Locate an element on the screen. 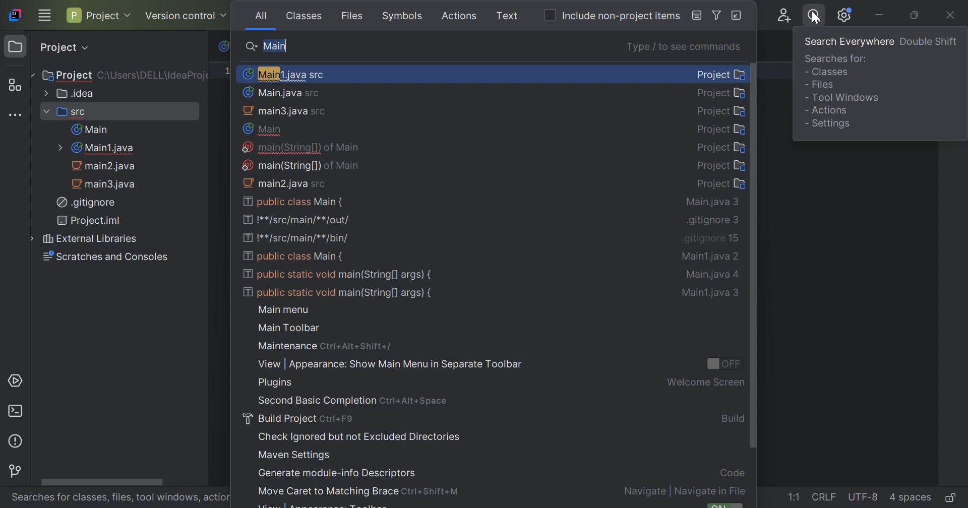  - Actions is located at coordinates (826, 110).